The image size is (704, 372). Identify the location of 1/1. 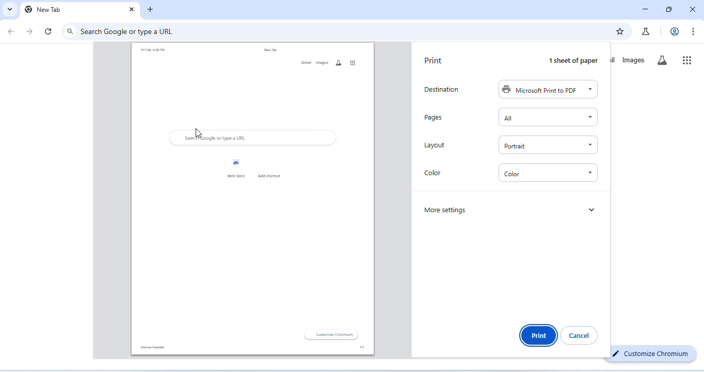
(356, 348).